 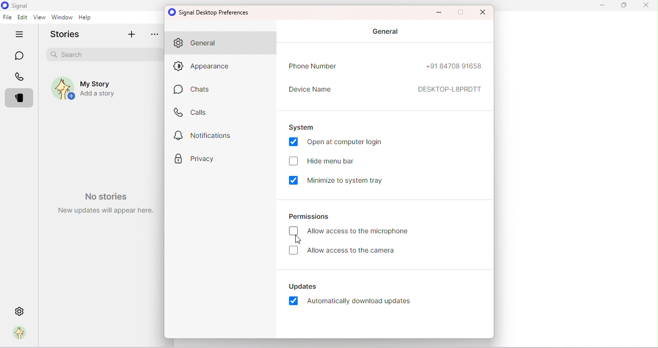 What do you see at coordinates (385, 32) in the screenshot?
I see `General` at bounding box center [385, 32].